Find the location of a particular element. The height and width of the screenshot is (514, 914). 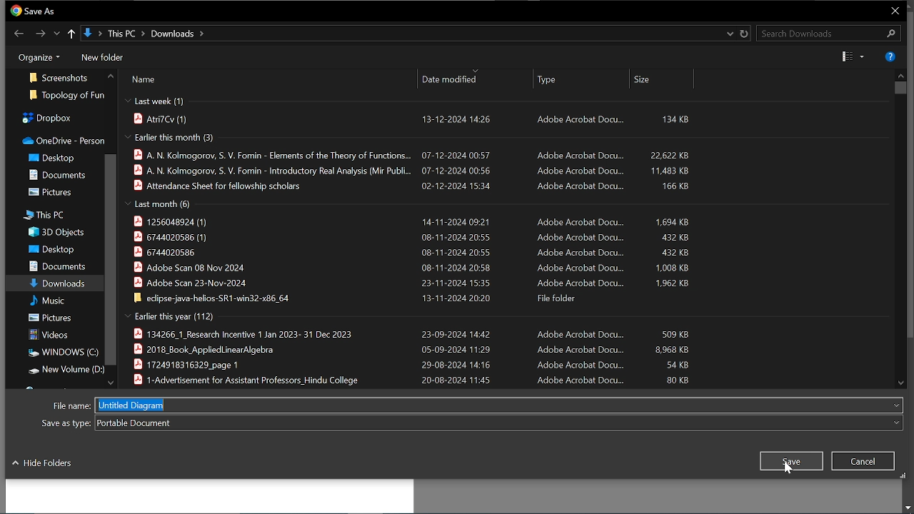

54 KB is located at coordinates (677, 365).